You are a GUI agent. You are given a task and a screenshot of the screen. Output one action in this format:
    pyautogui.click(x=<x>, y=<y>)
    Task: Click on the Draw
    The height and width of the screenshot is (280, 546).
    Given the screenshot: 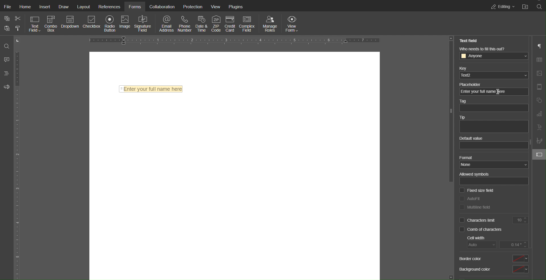 What is the action you would take?
    pyautogui.click(x=63, y=7)
    